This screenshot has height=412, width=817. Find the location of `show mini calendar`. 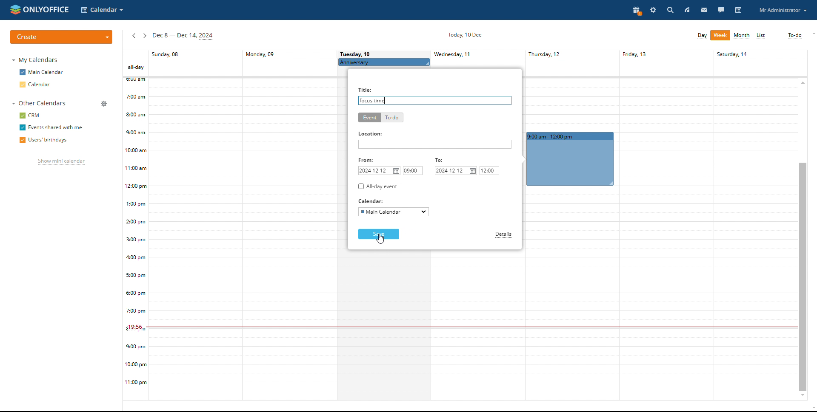

show mini calendar is located at coordinates (60, 163).